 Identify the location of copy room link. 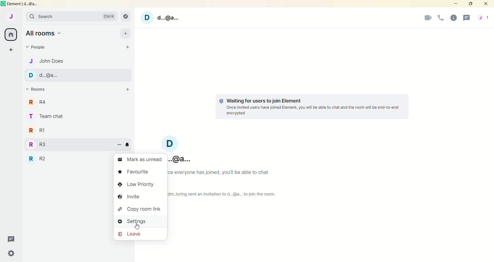
(140, 209).